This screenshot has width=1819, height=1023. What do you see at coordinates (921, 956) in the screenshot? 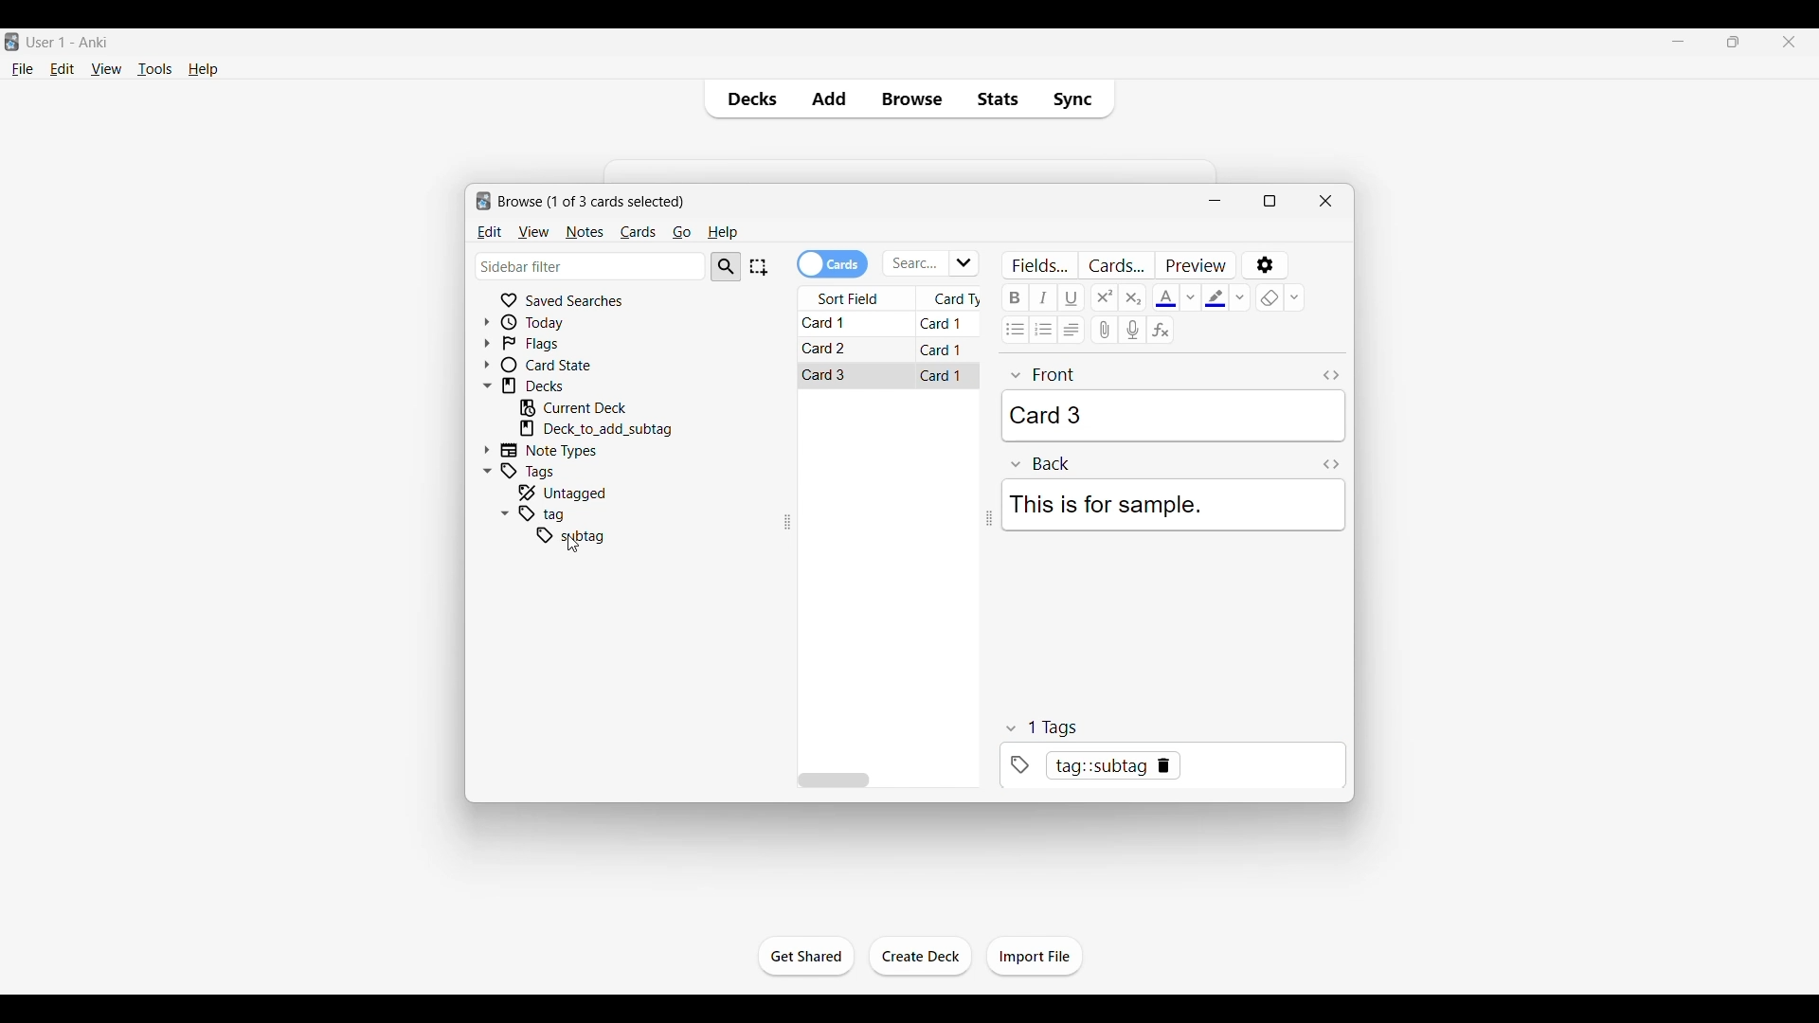
I see `Click to create another deck` at bounding box center [921, 956].